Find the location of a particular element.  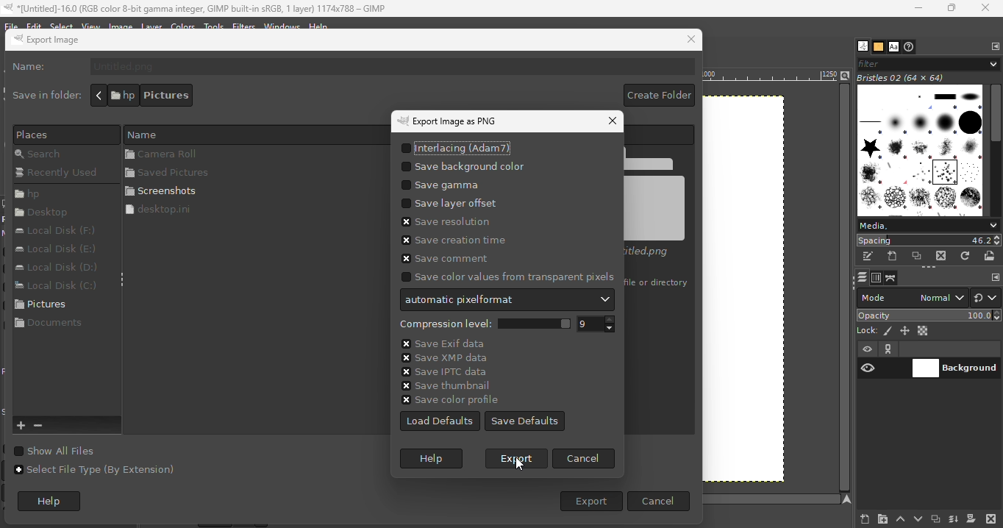

search is located at coordinates (55, 154).